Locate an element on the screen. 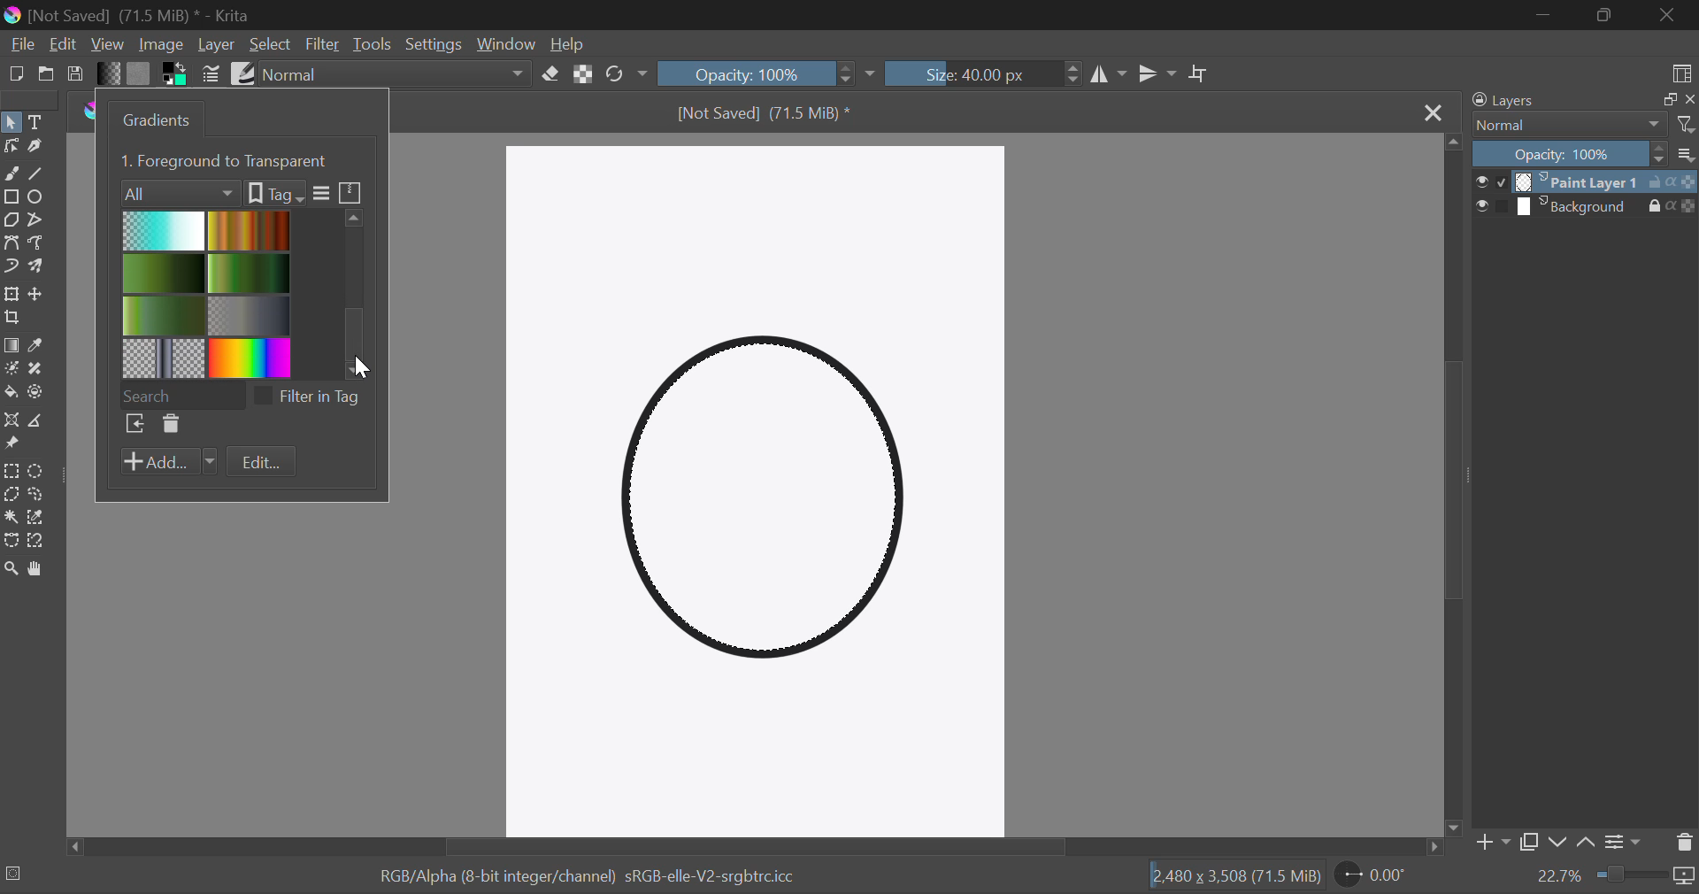 The image size is (1699, 894). Freehand is located at coordinates (11, 174).